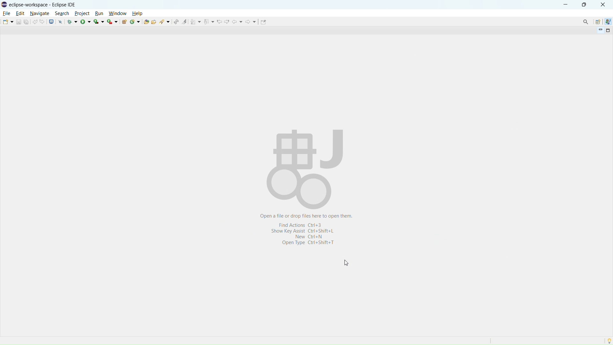  What do you see at coordinates (146, 21) in the screenshot?
I see `open type` at bounding box center [146, 21].